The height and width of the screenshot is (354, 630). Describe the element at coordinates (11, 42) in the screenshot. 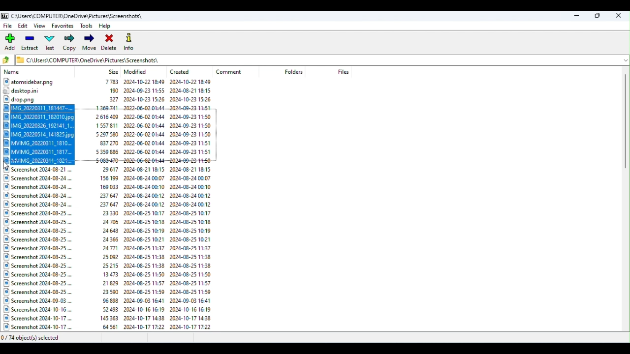

I see `Add` at that location.